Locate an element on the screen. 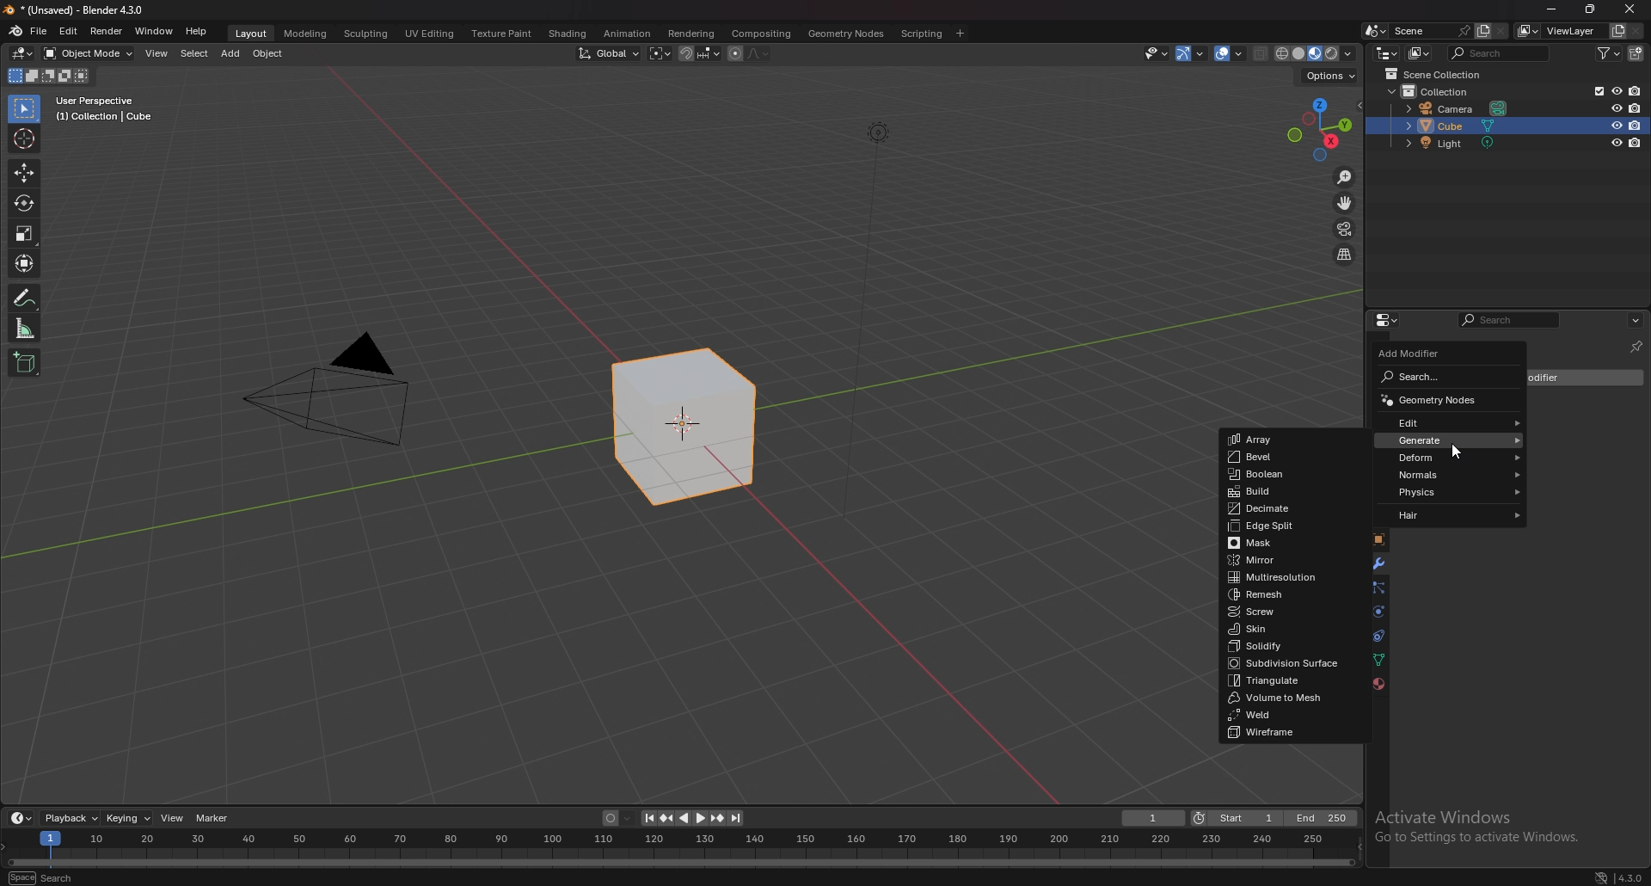 Image resolution: width=1651 pixels, height=886 pixels. wireframe is located at coordinates (1295, 733).